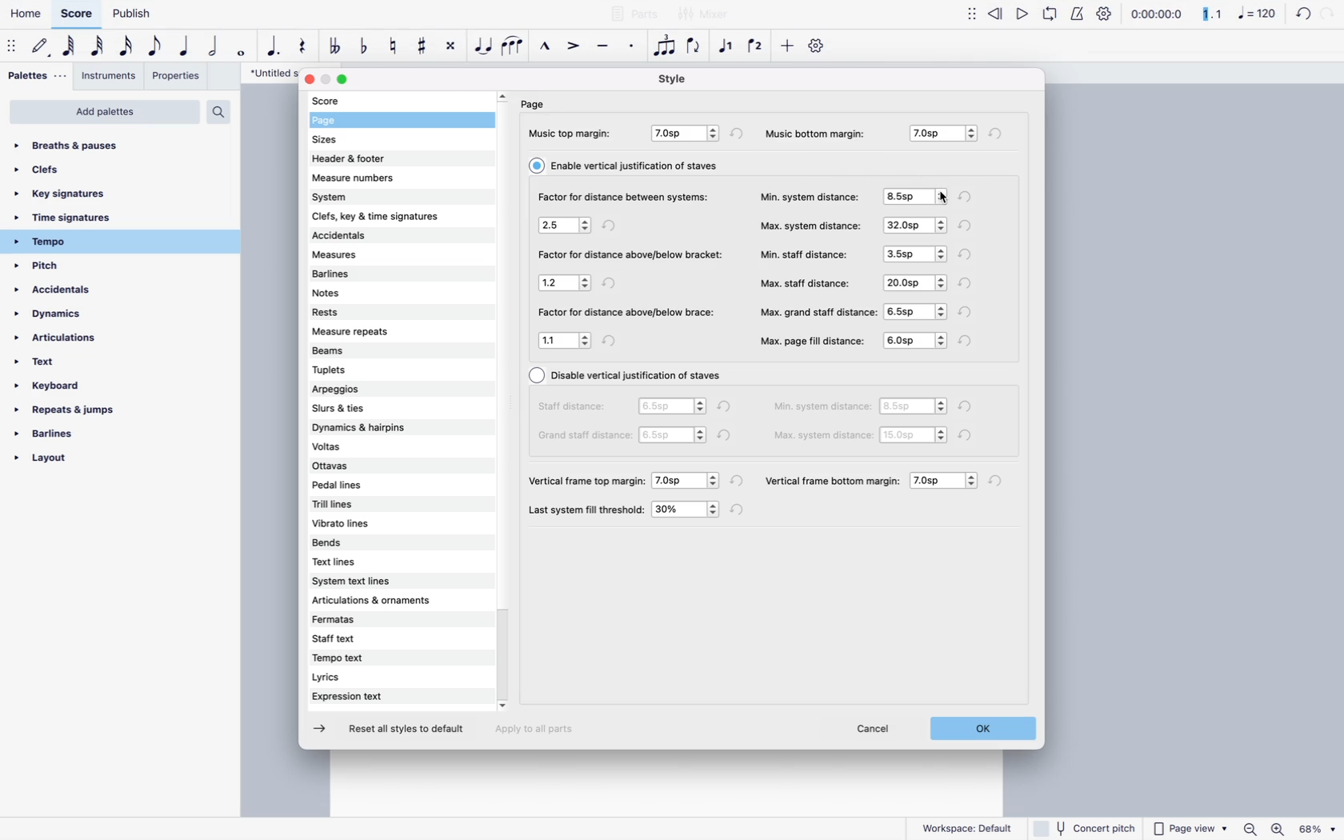 The width and height of the screenshot is (1344, 840). I want to click on lyrics, so click(366, 678).